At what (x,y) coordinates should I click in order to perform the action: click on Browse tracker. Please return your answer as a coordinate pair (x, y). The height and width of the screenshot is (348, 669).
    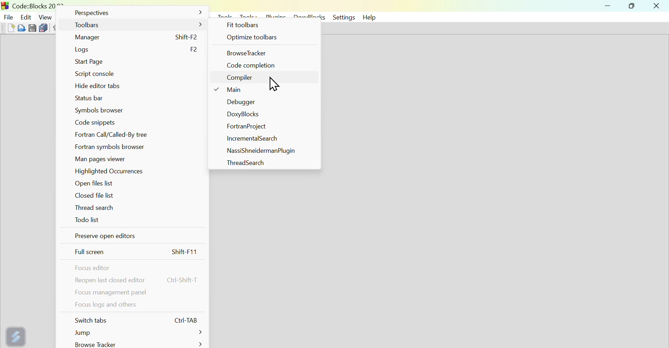
    Looking at the image, I should click on (137, 344).